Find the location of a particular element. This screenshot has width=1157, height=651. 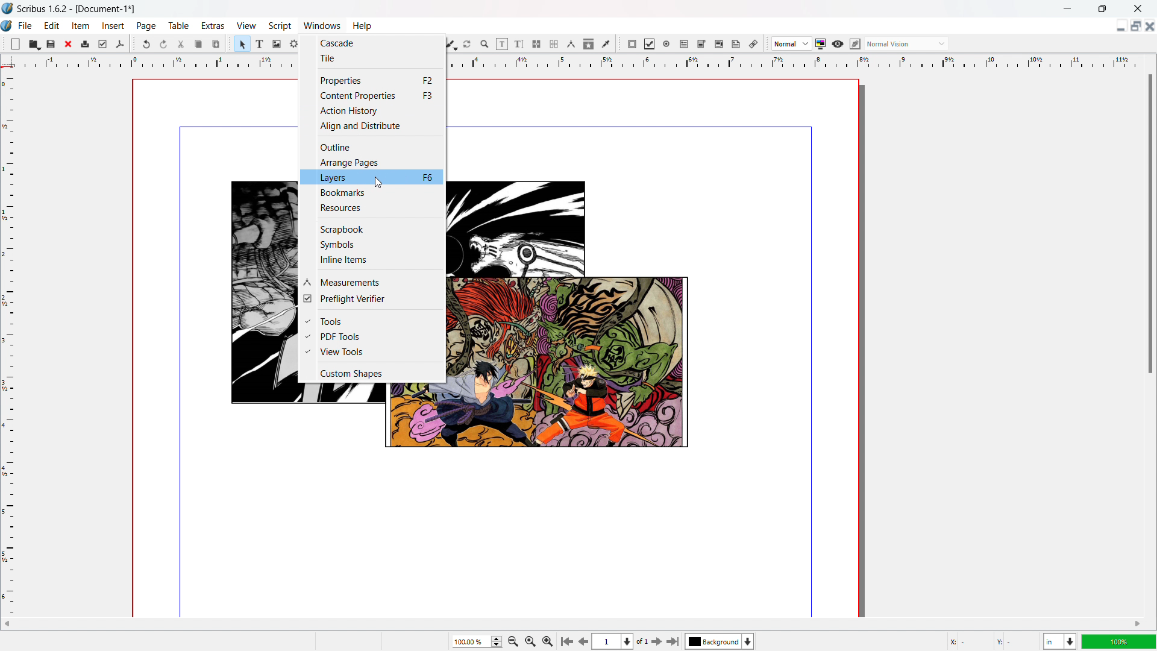

pdf tools is located at coordinates (371, 336).